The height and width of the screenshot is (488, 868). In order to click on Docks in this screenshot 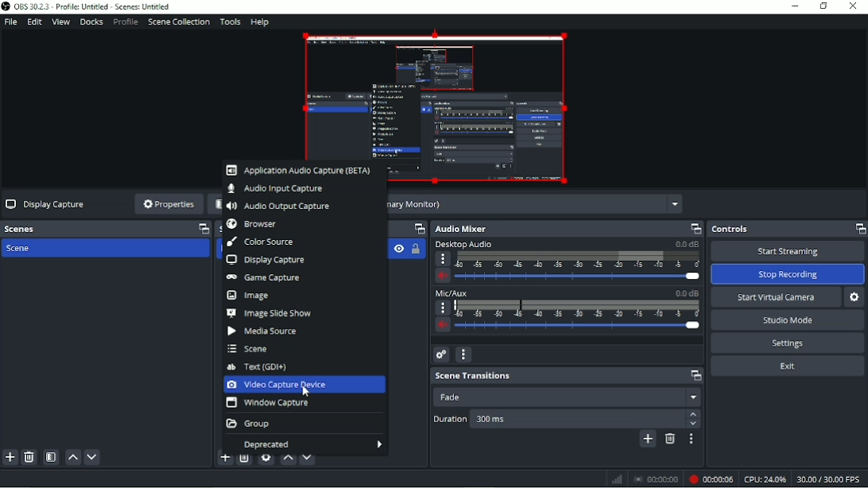, I will do `click(92, 22)`.